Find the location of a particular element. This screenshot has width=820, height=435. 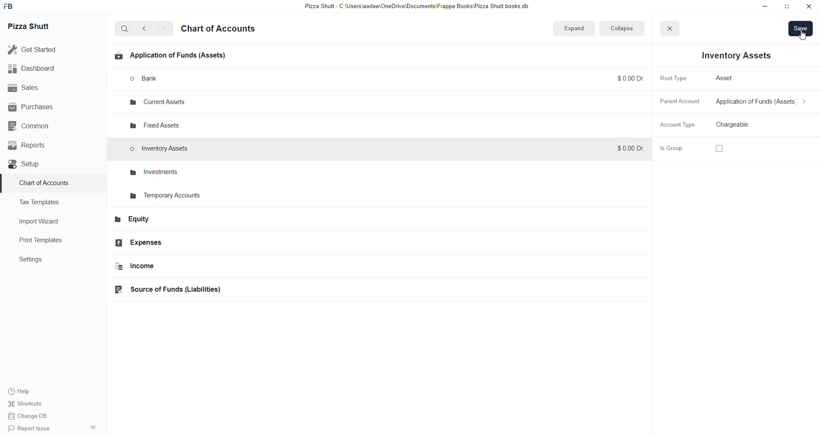

select parent account  is located at coordinates (758, 103).